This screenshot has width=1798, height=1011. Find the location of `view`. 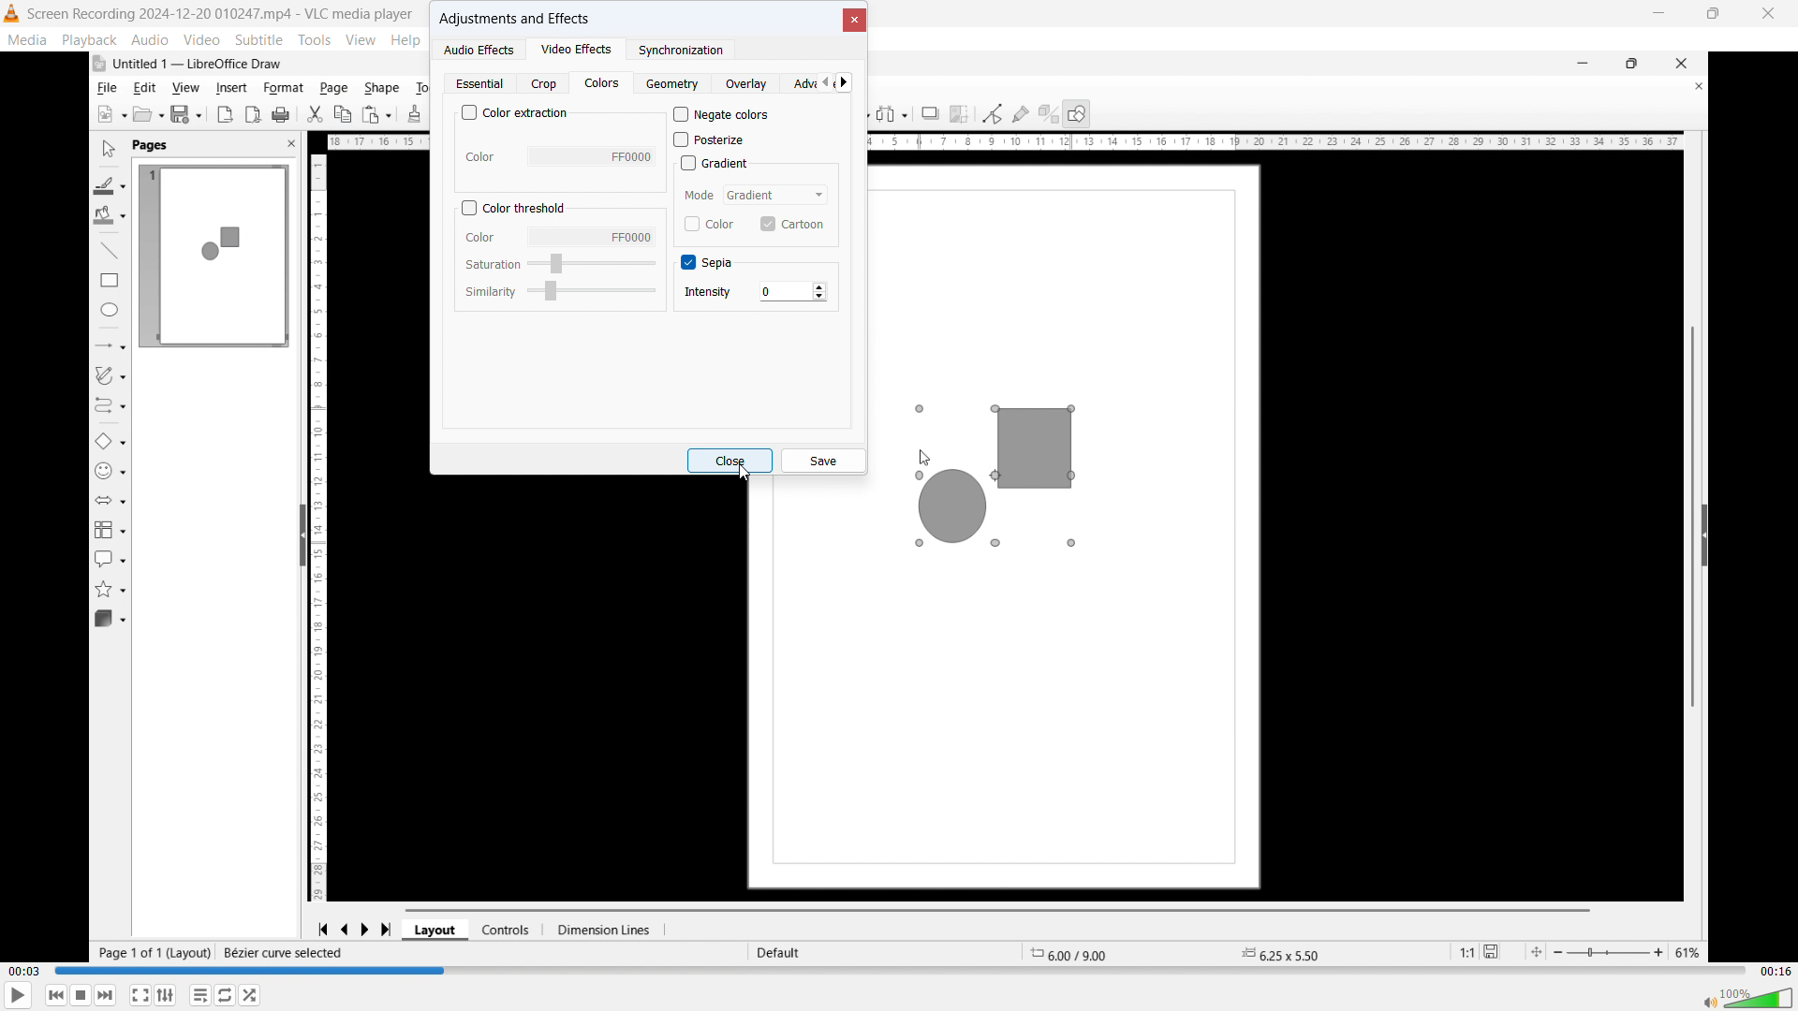

view is located at coordinates (361, 39).